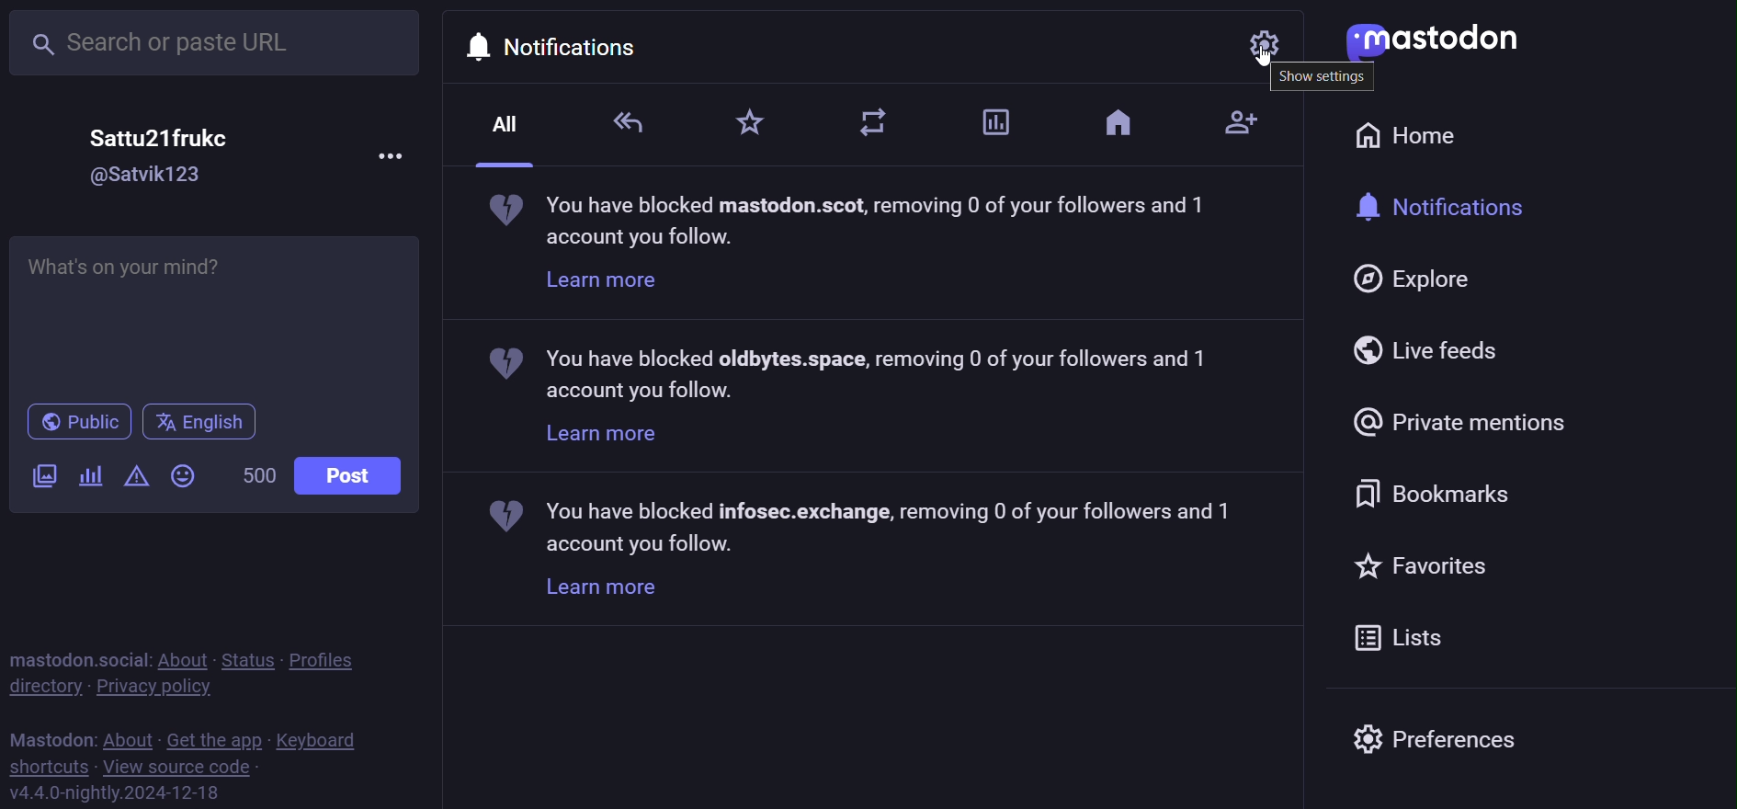 The height and width of the screenshot is (809, 1737). I want to click on mastodon, so click(51, 736).